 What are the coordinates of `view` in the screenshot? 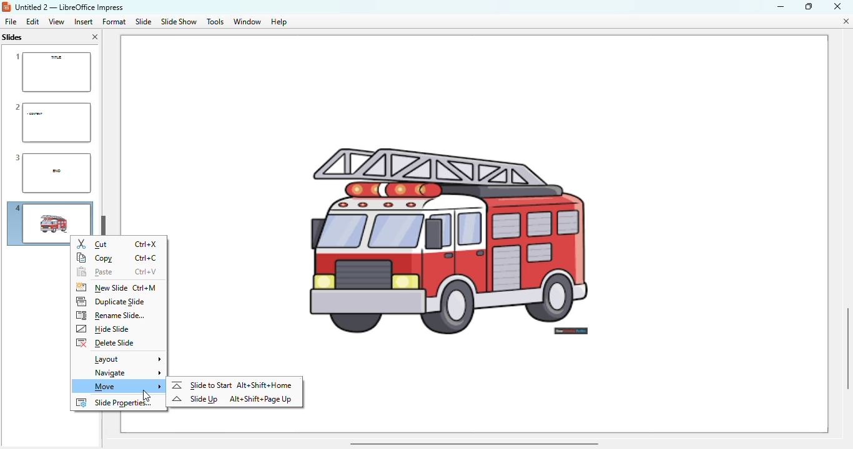 It's located at (56, 21).